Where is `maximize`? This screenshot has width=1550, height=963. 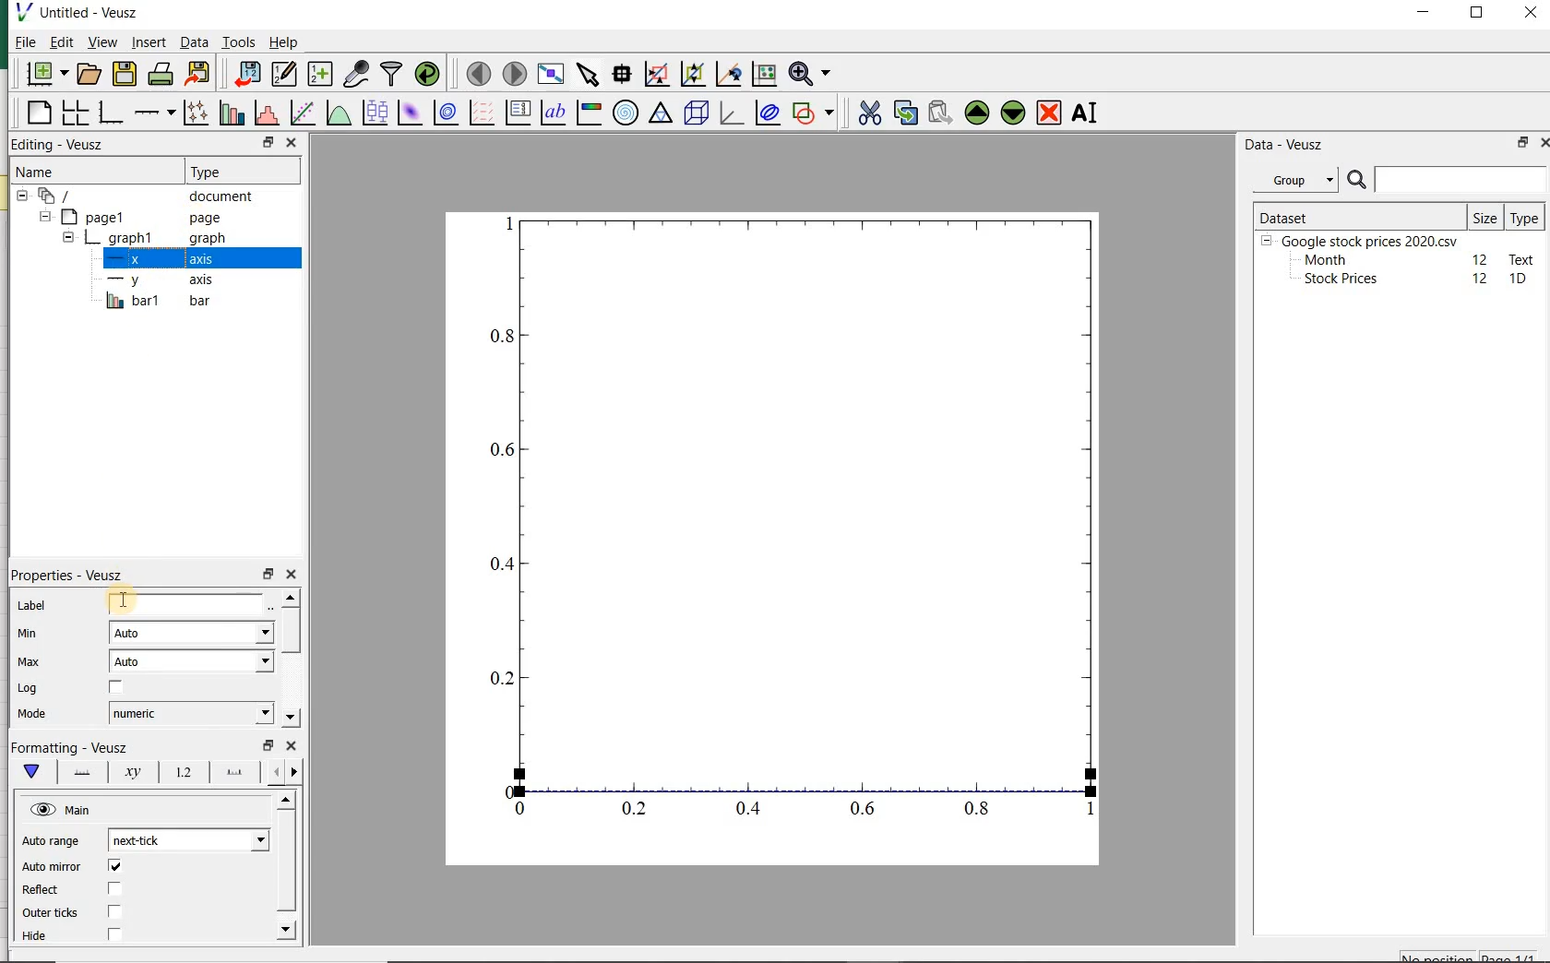
maximize is located at coordinates (1480, 15).